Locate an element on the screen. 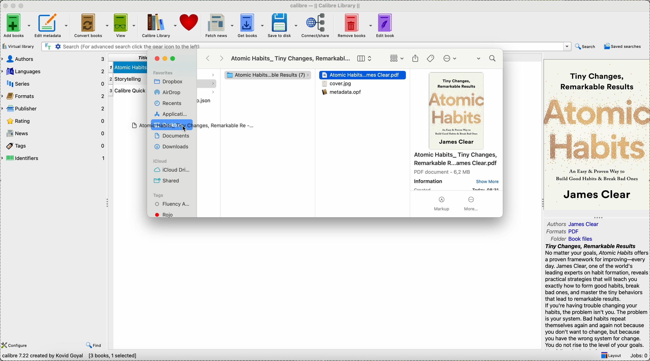 The image size is (650, 361). find is located at coordinates (94, 345).